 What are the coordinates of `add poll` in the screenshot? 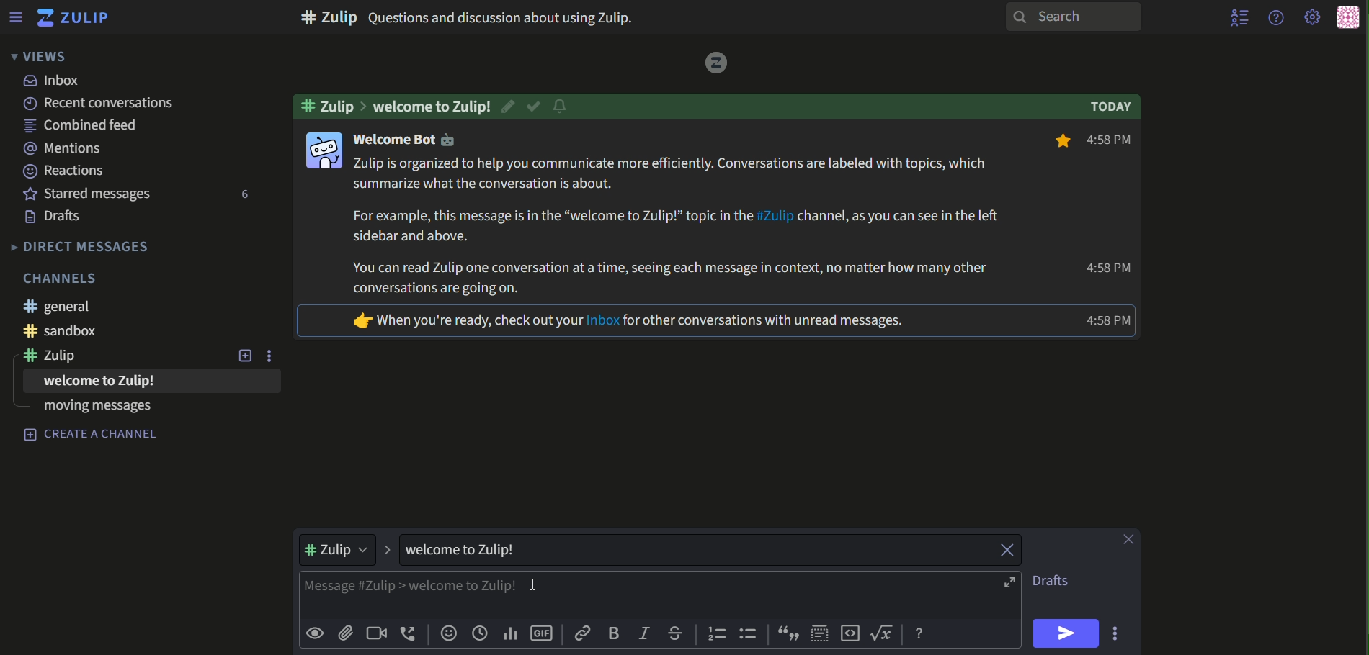 It's located at (510, 634).